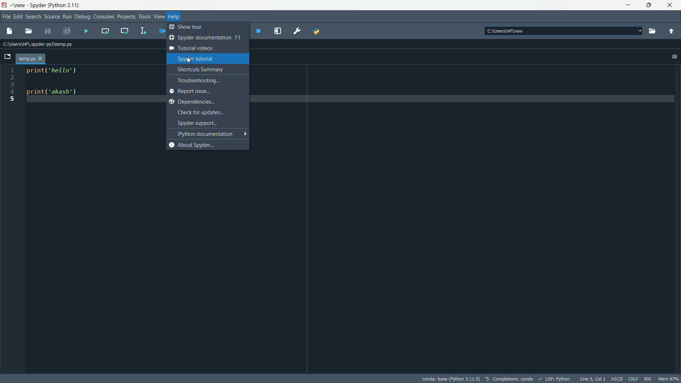 This screenshot has height=383, width=681. Describe the element at coordinates (554, 379) in the screenshot. I see `lsp:python` at that location.